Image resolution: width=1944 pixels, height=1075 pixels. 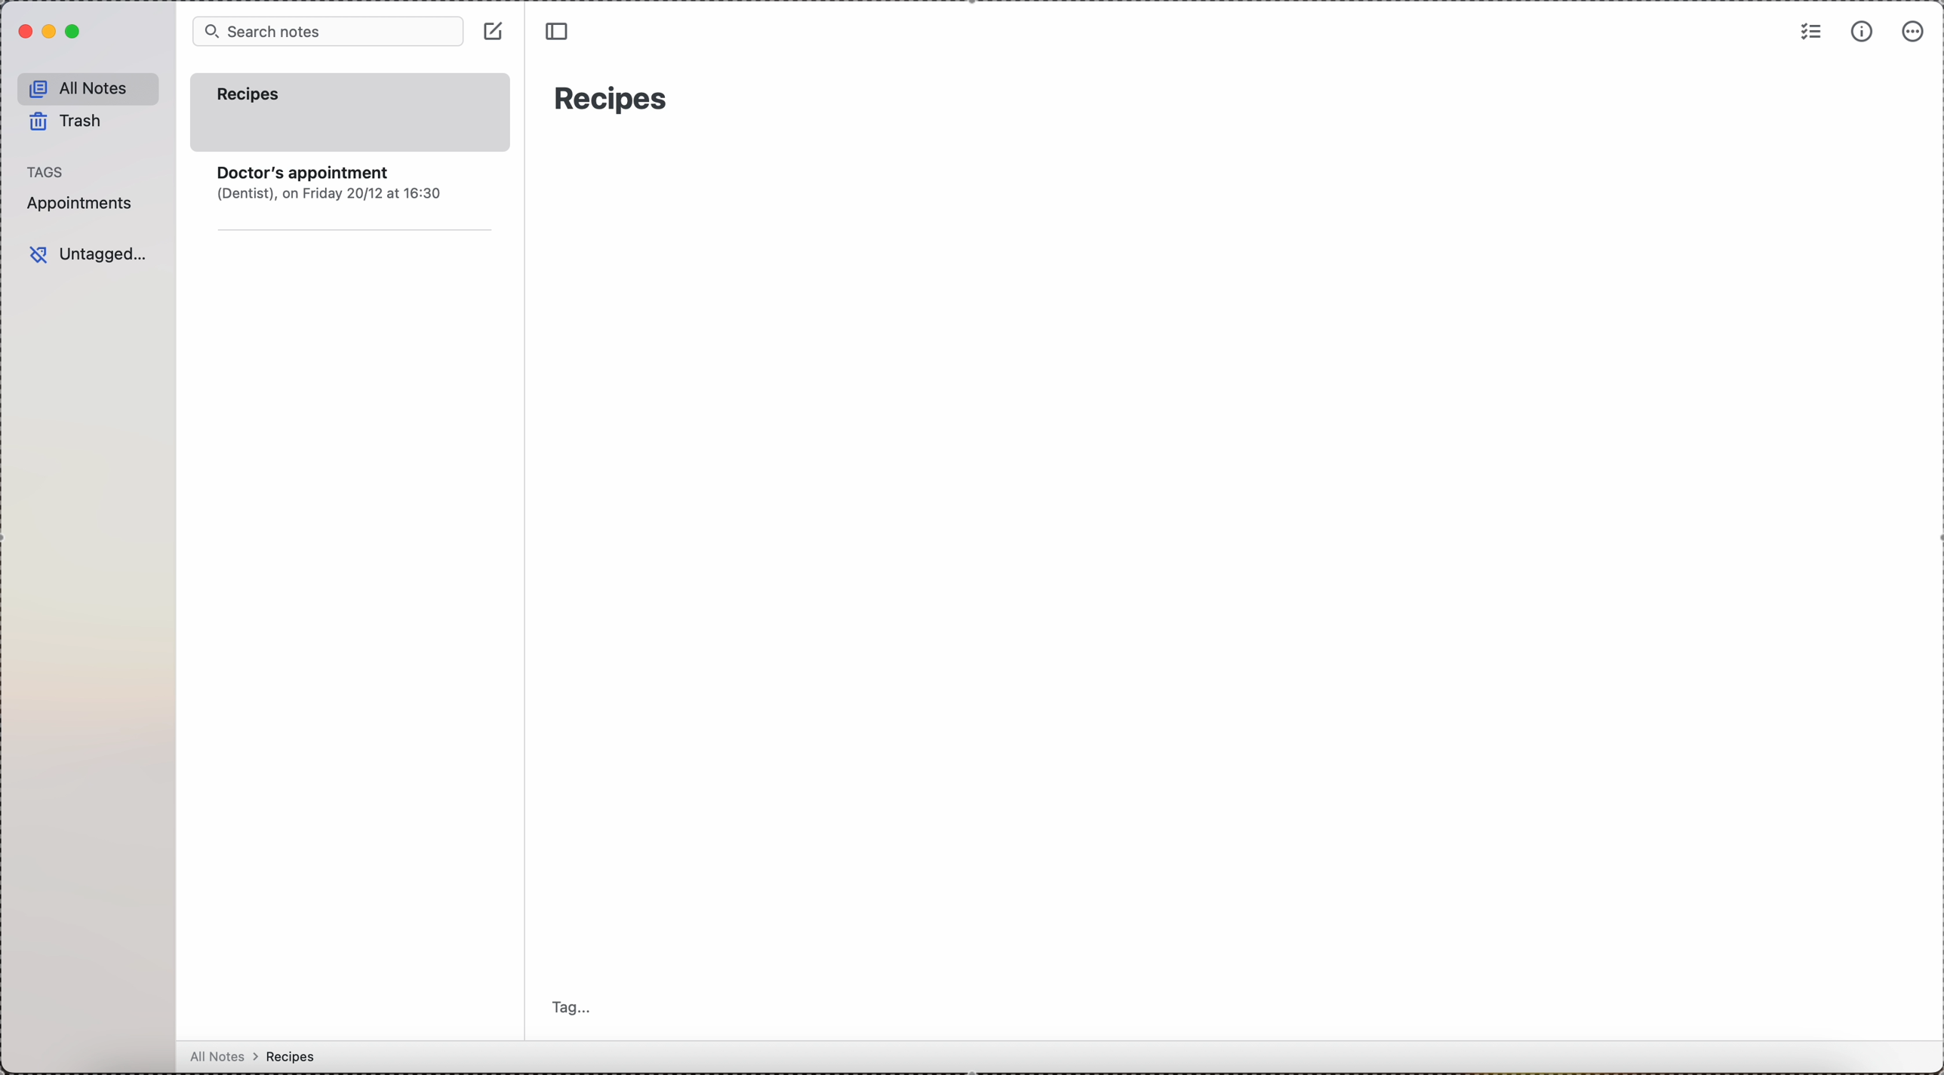 I want to click on all notes, so click(x=88, y=88).